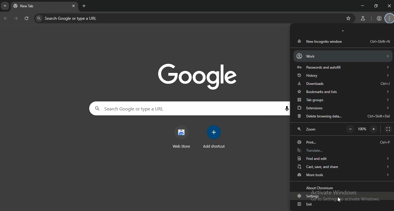 The height and width of the screenshot is (211, 394). Describe the element at coordinates (16, 19) in the screenshot. I see `next page` at that location.